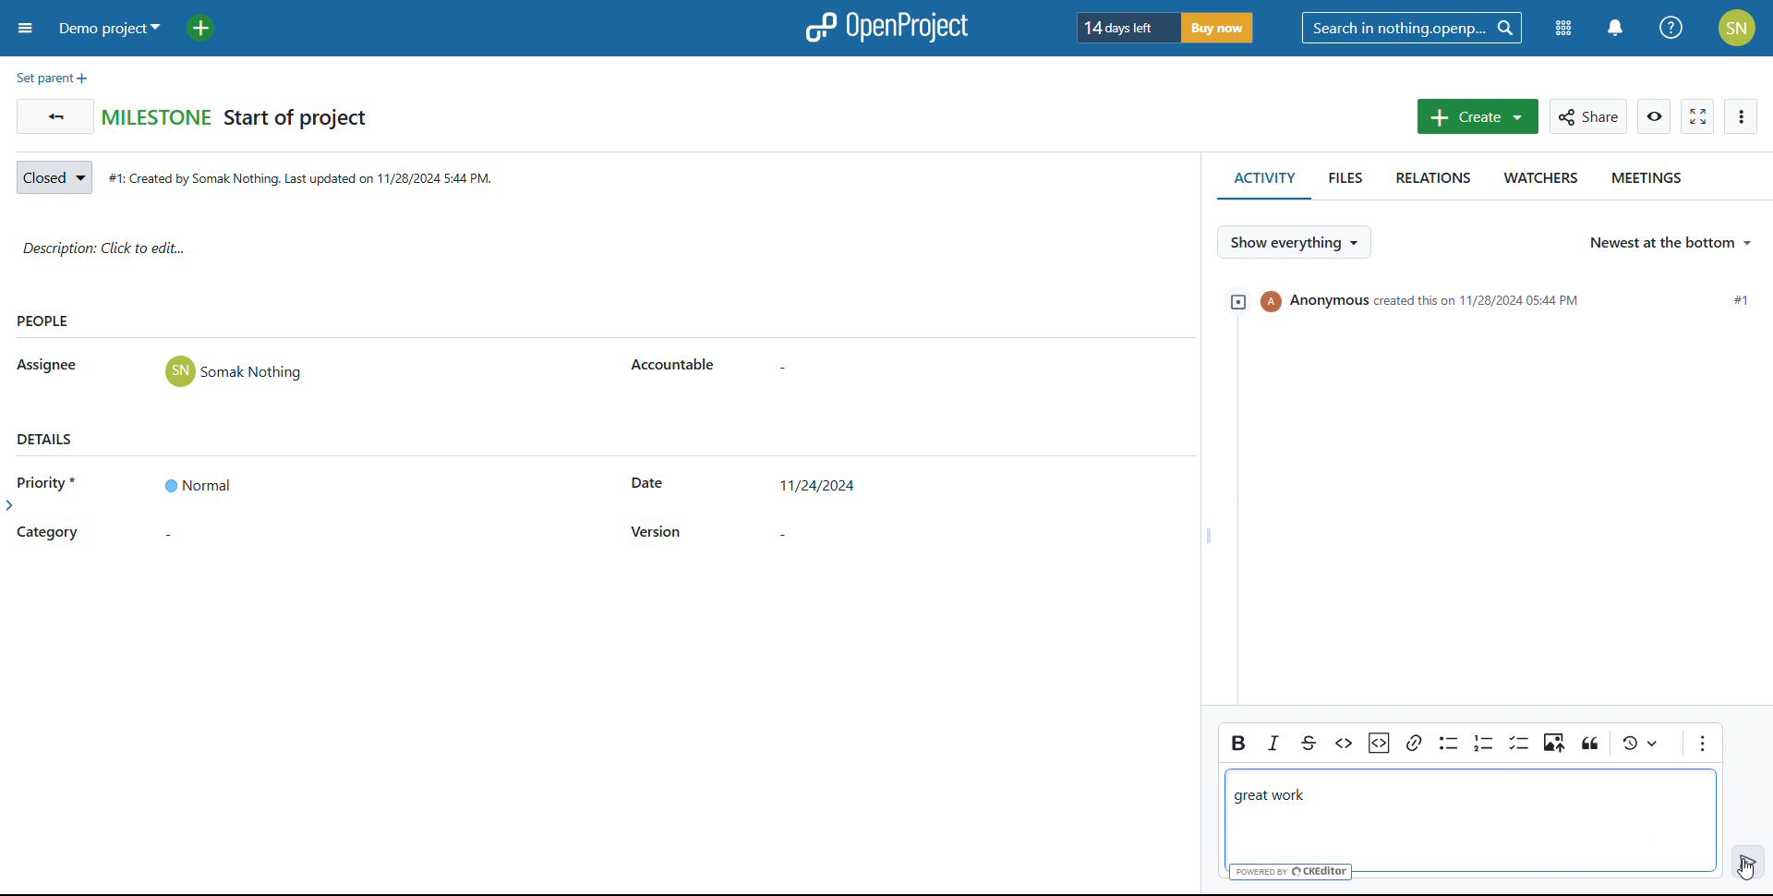 The width and height of the screenshot is (1773, 896). Describe the element at coordinates (675, 366) in the screenshot. I see `accountable` at that location.